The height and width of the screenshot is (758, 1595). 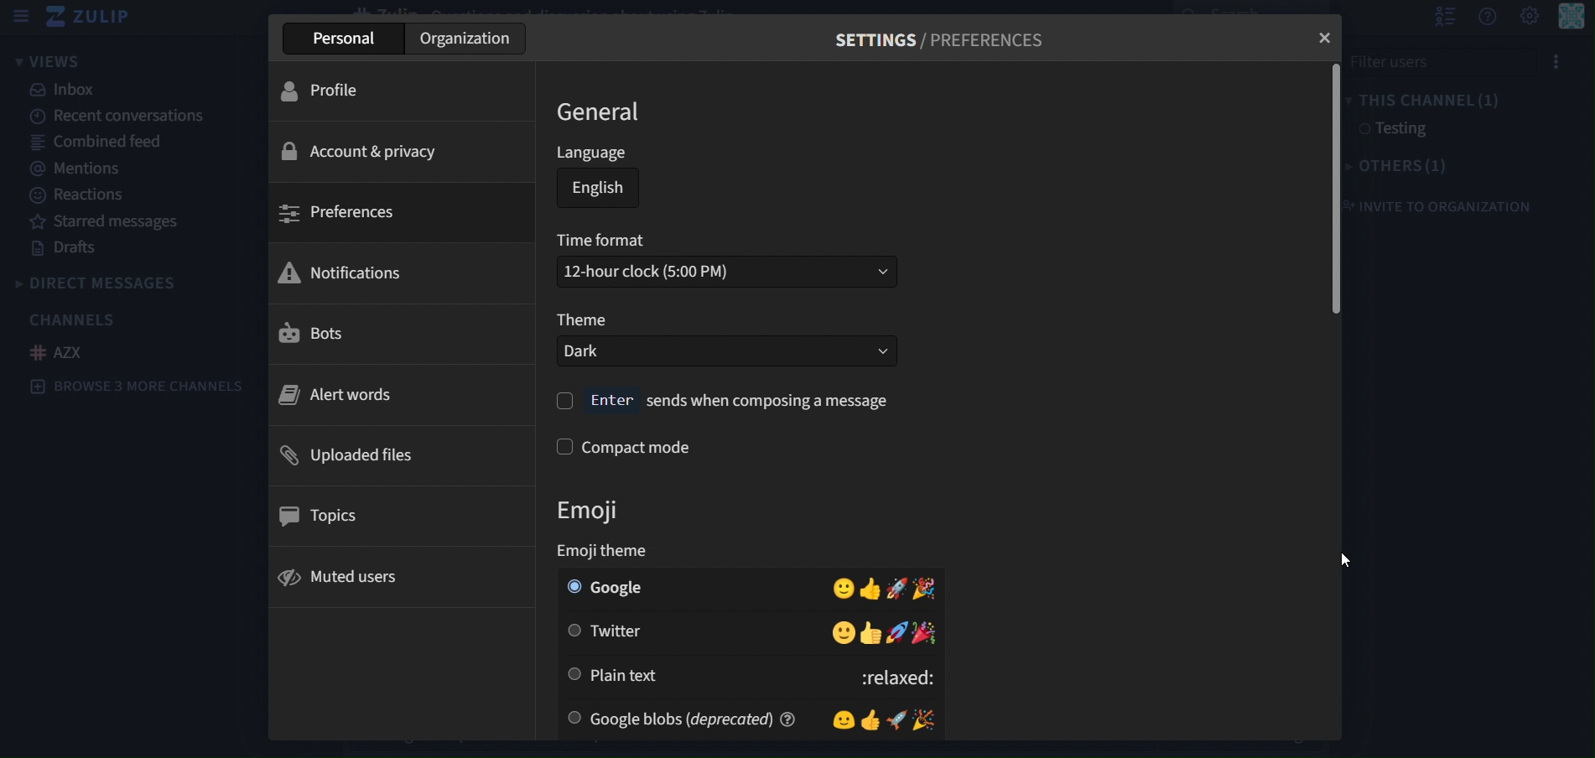 I want to click on check box, so click(x=564, y=402).